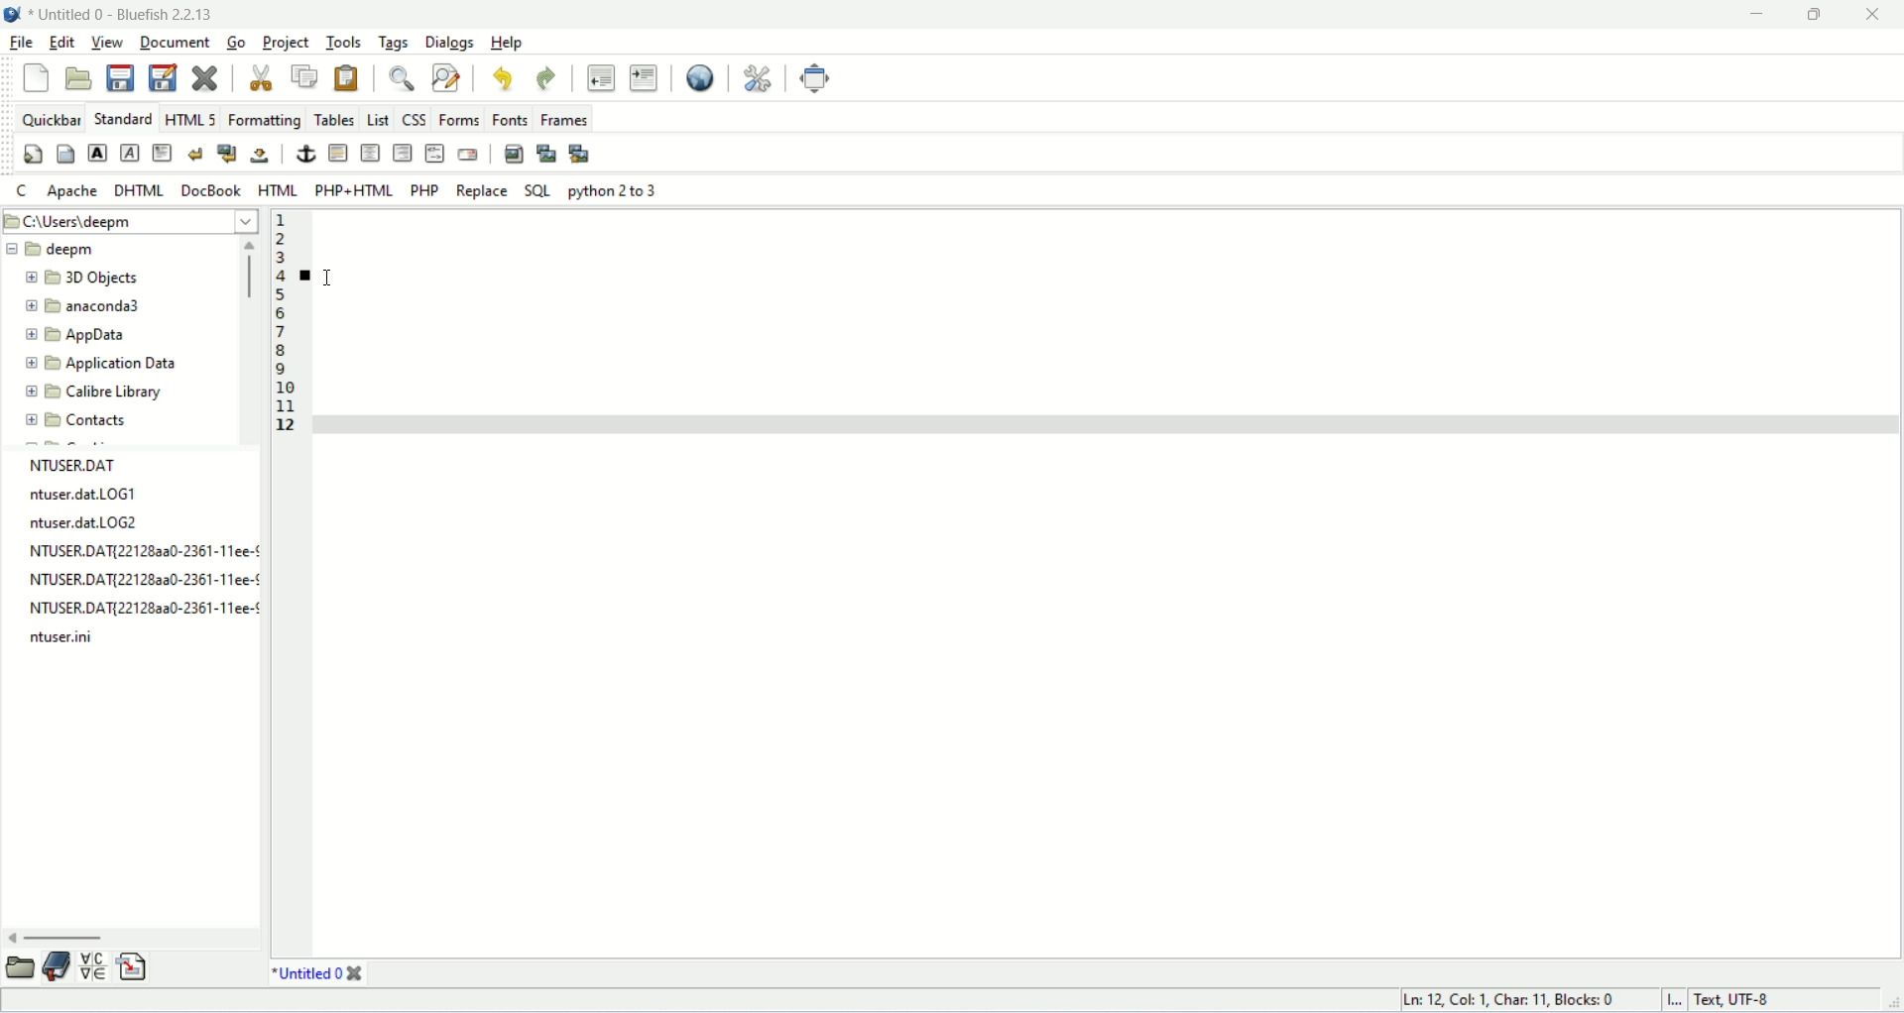 Image resolution: width=1904 pixels, height=1013 pixels. Describe the element at coordinates (303, 76) in the screenshot. I see `copy` at that location.